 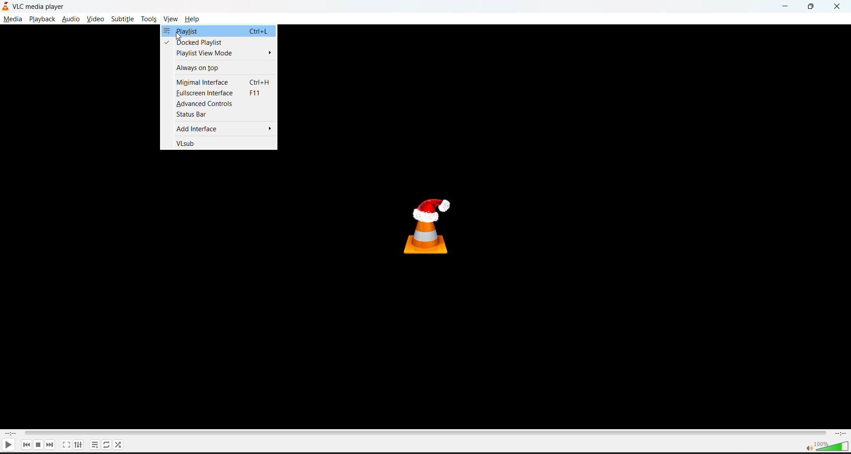 I want to click on play, so click(x=8, y=445).